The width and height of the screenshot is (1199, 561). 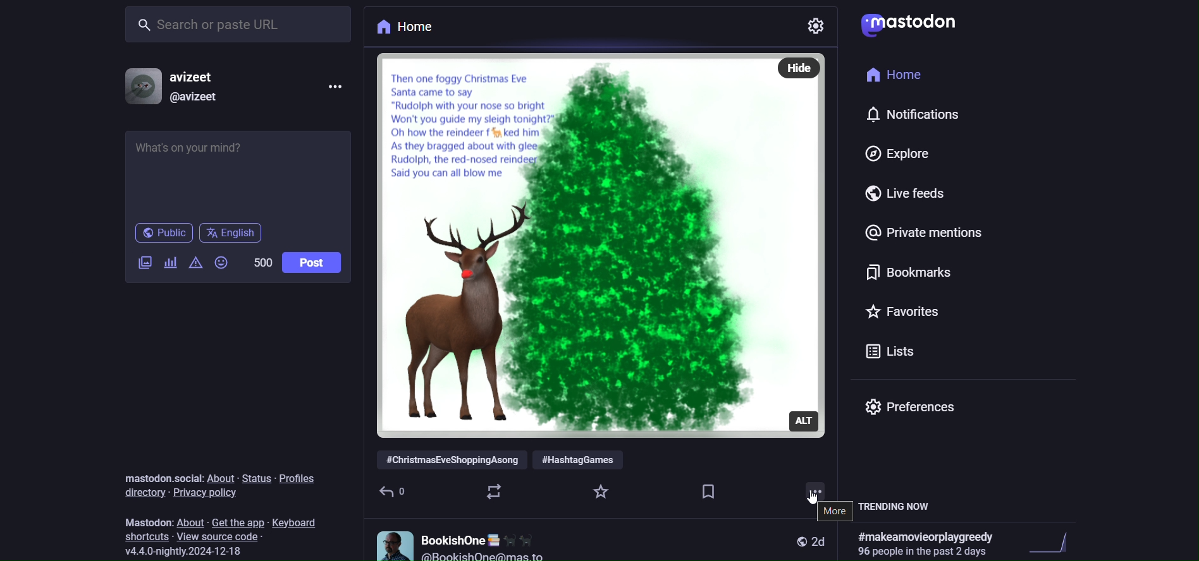 I want to click on directory, so click(x=143, y=492).